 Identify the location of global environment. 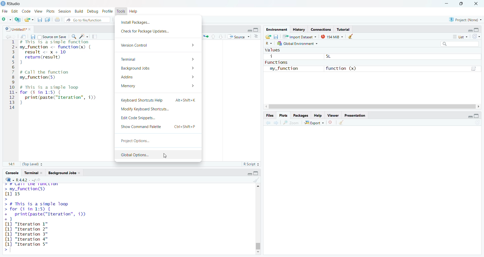
(300, 44).